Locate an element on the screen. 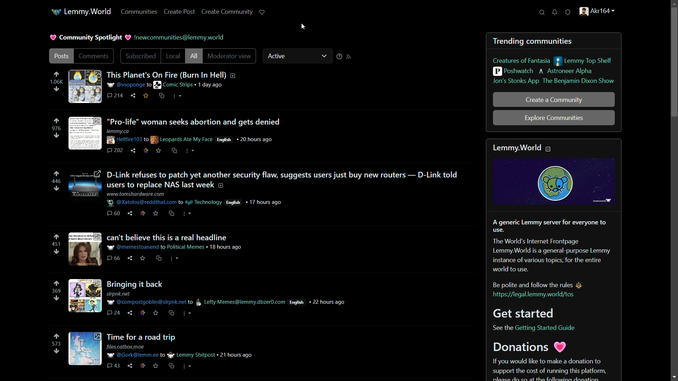 The height and width of the screenshot is (381, 678). unread reports is located at coordinates (569, 11).